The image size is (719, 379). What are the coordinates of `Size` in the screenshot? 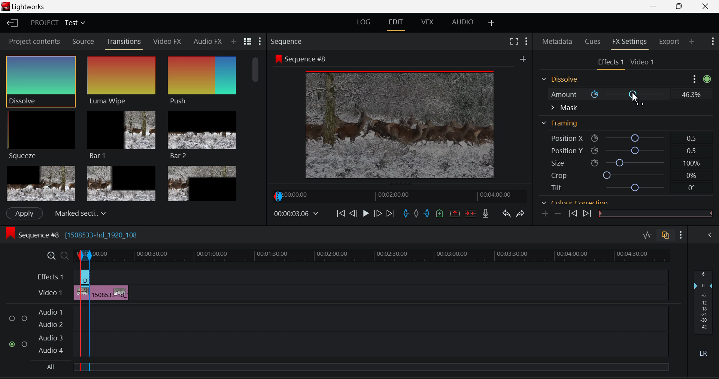 It's located at (622, 163).